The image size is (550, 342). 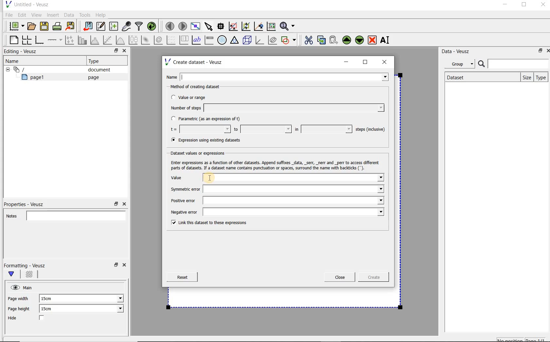 I want to click on Close, so click(x=124, y=51).